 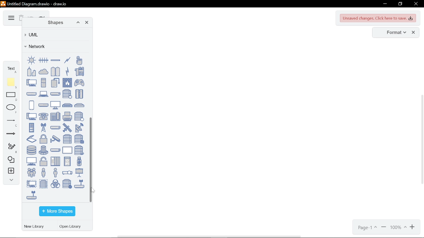 What do you see at coordinates (79, 161) in the screenshot?
I see `USB stick` at bounding box center [79, 161].